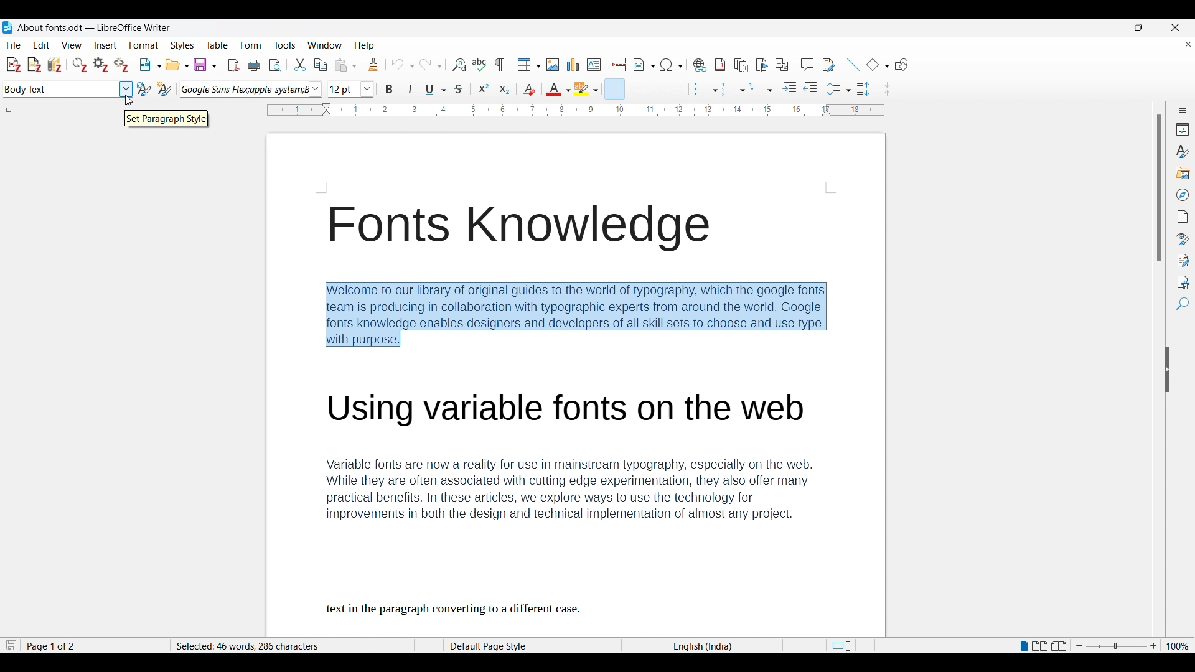 The image size is (1195, 672). What do you see at coordinates (553, 65) in the screenshot?
I see `Insert image` at bounding box center [553, 65].